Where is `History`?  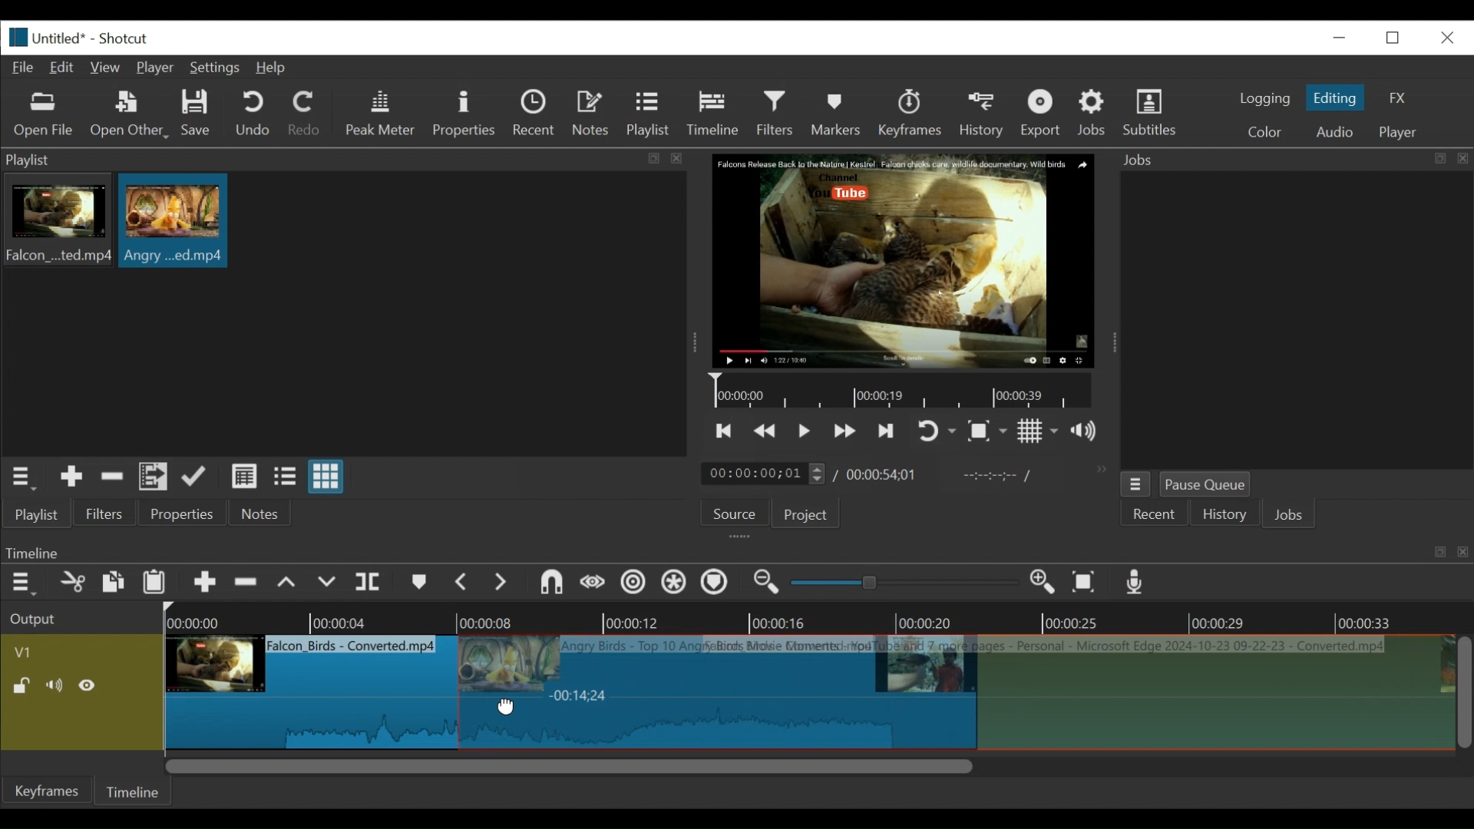
History is located at coordinates (1224, 517).